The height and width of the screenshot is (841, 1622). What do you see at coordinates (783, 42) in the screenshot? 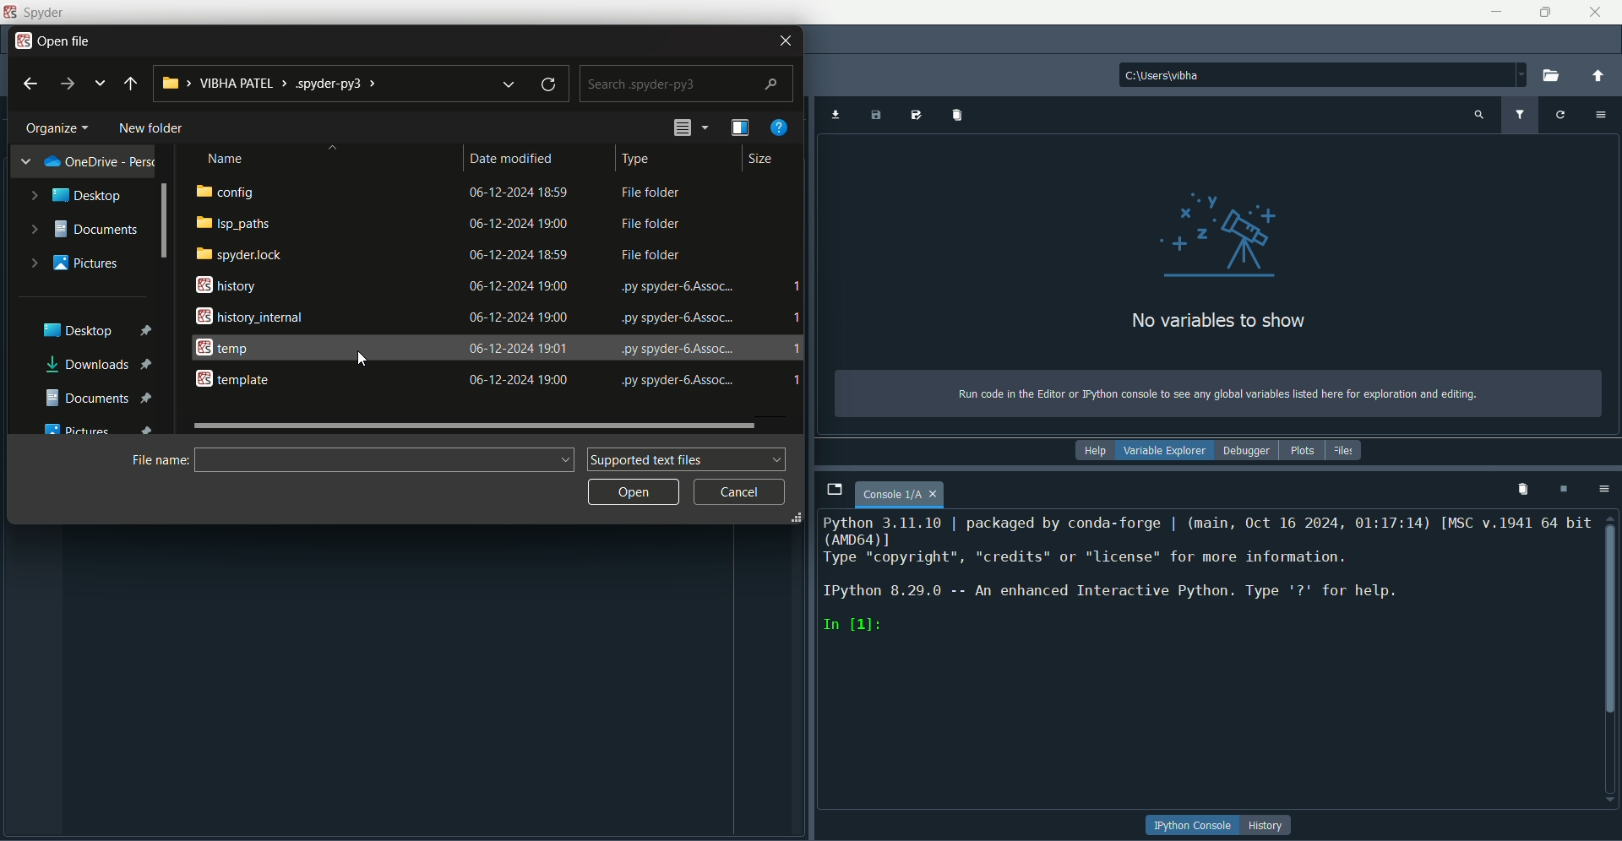
I see `close` at bounding box center [783, 42].